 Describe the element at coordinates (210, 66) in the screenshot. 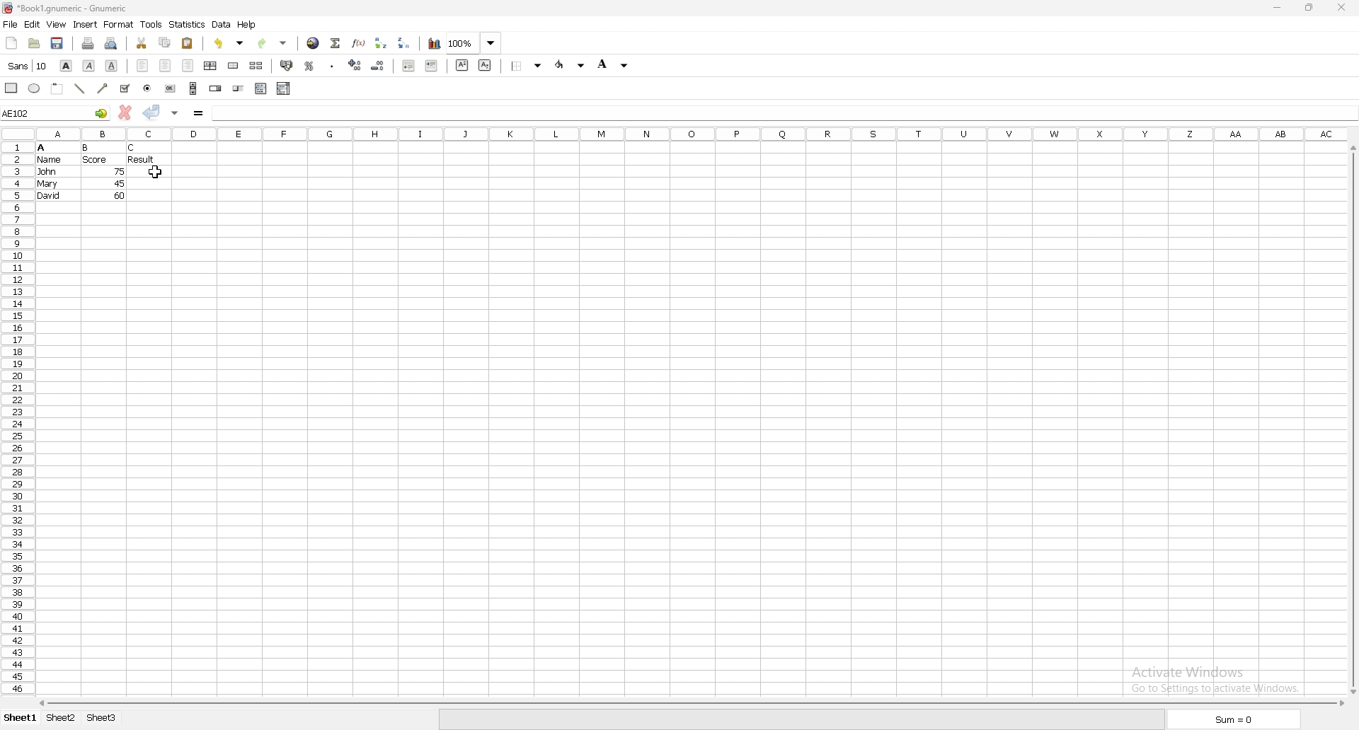

I see `center horizontally` at that location.